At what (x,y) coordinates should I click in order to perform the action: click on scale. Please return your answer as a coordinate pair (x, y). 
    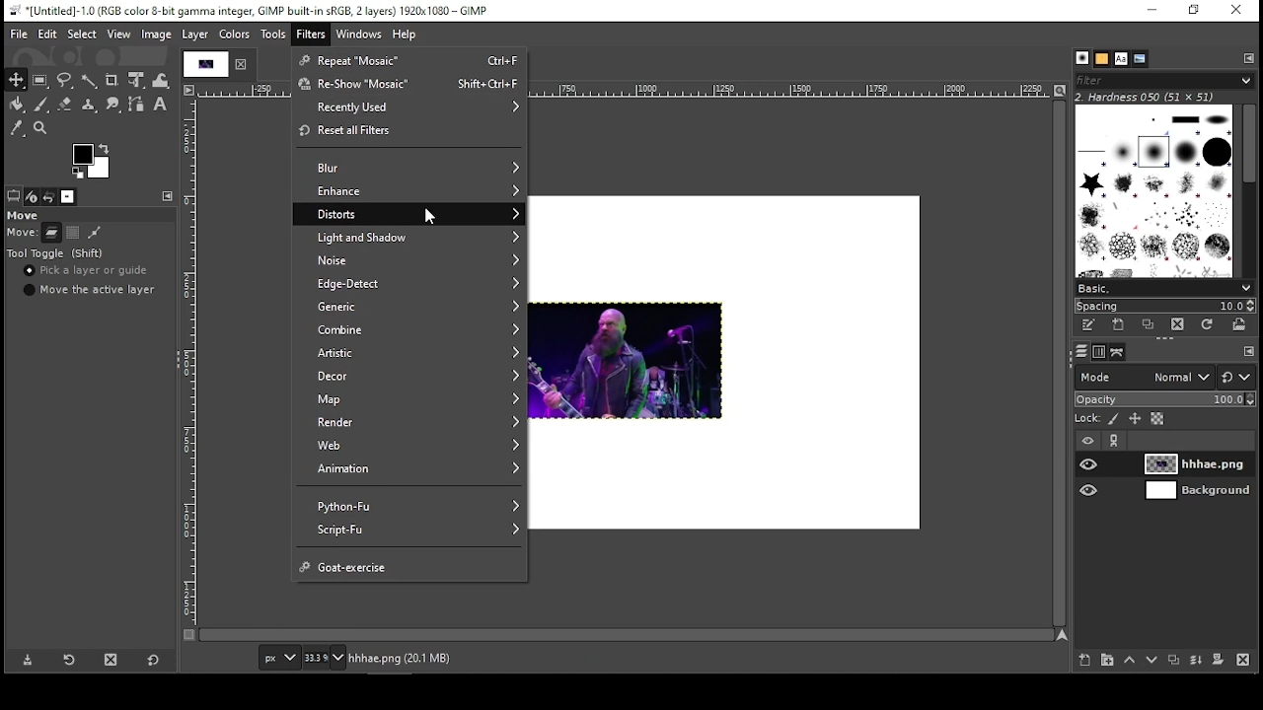
    Looking at the image, I should click on (800, 90).